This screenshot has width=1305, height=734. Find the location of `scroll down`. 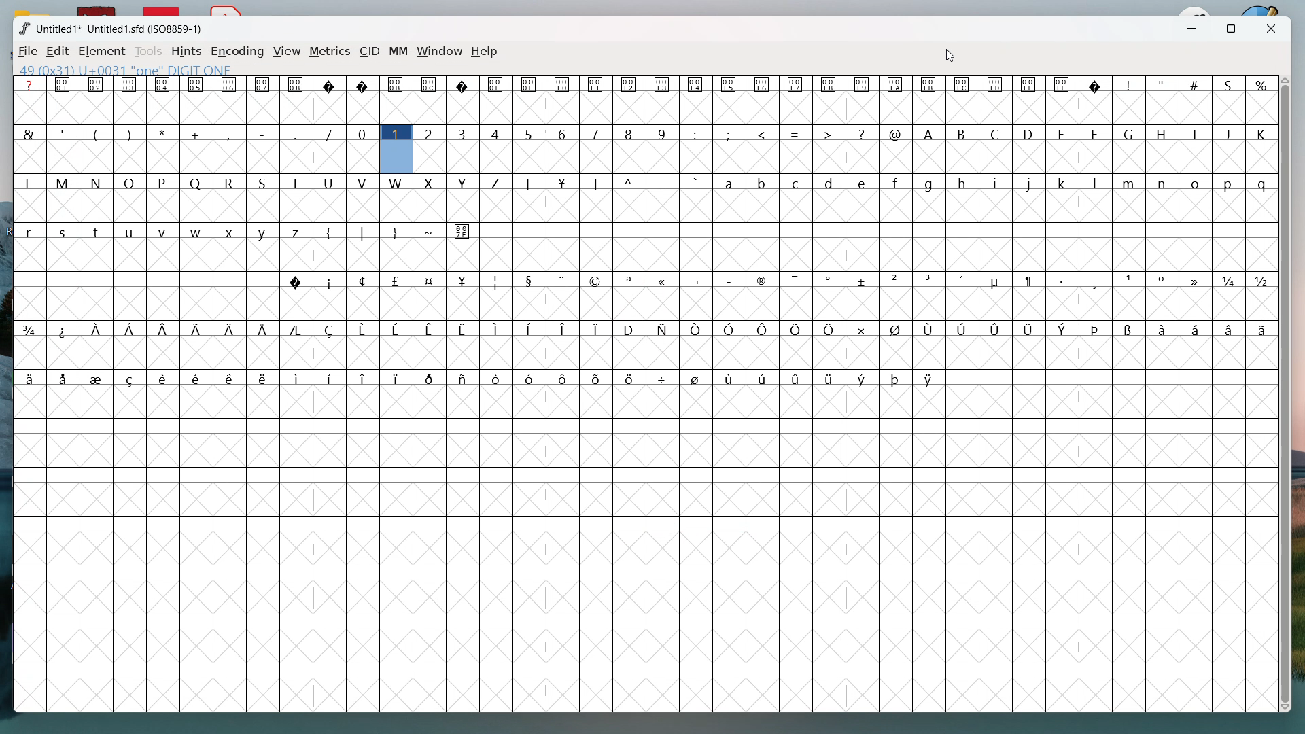

scroll down is located at coordinates (1289, 710).